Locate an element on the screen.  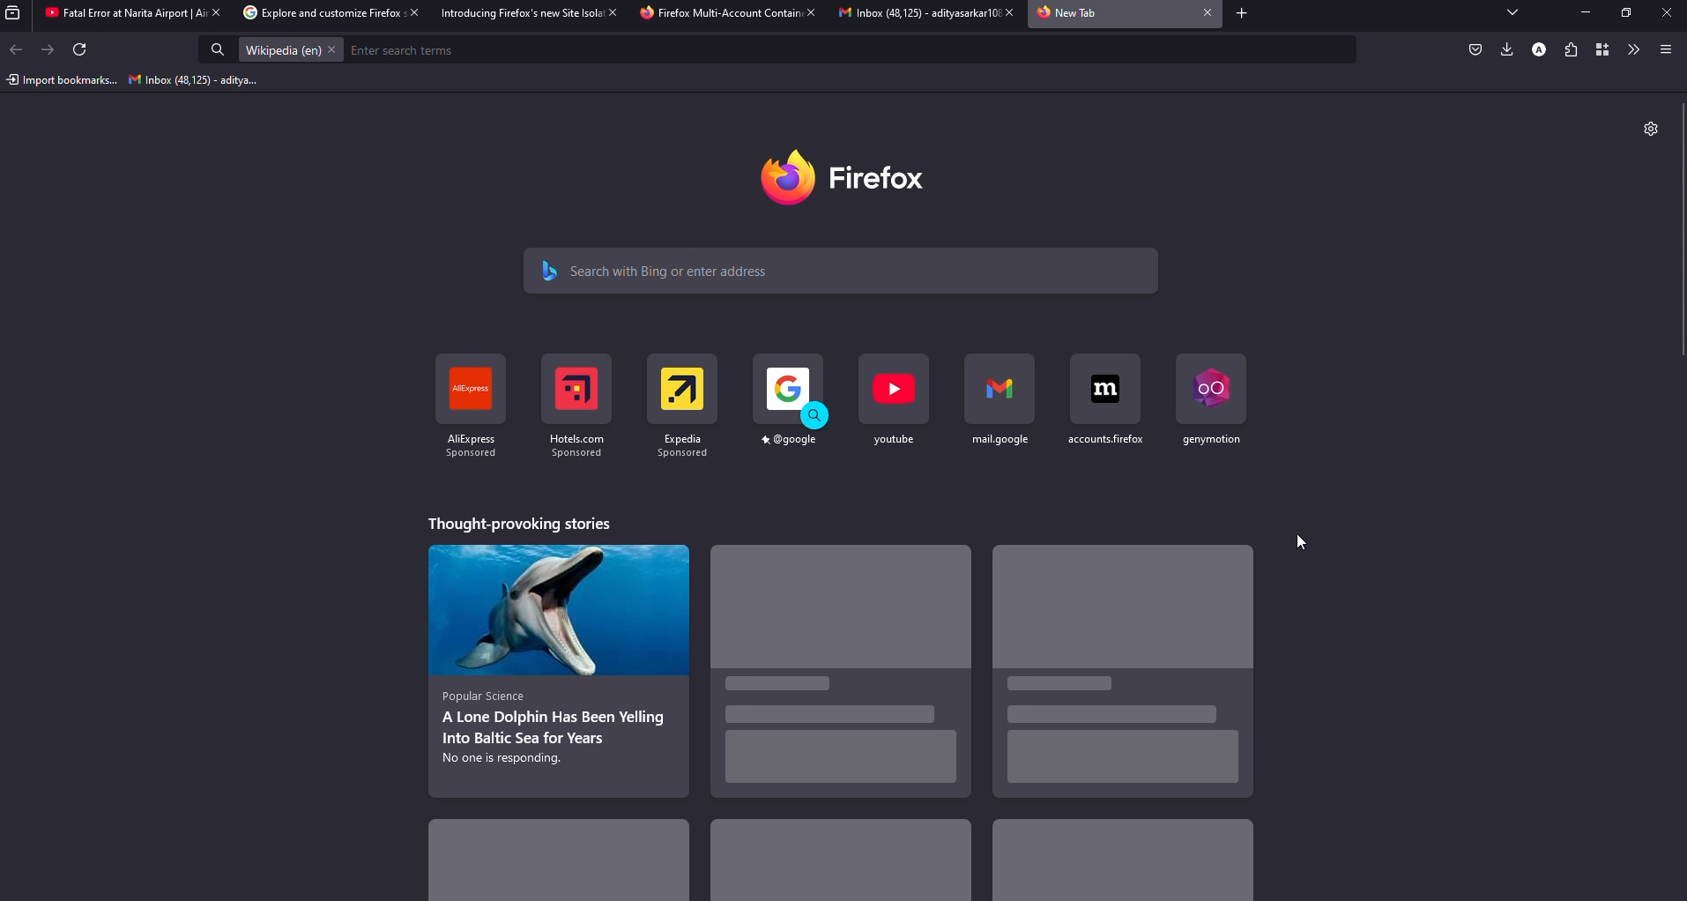
save to packet is located at coordinates (1475, 48).